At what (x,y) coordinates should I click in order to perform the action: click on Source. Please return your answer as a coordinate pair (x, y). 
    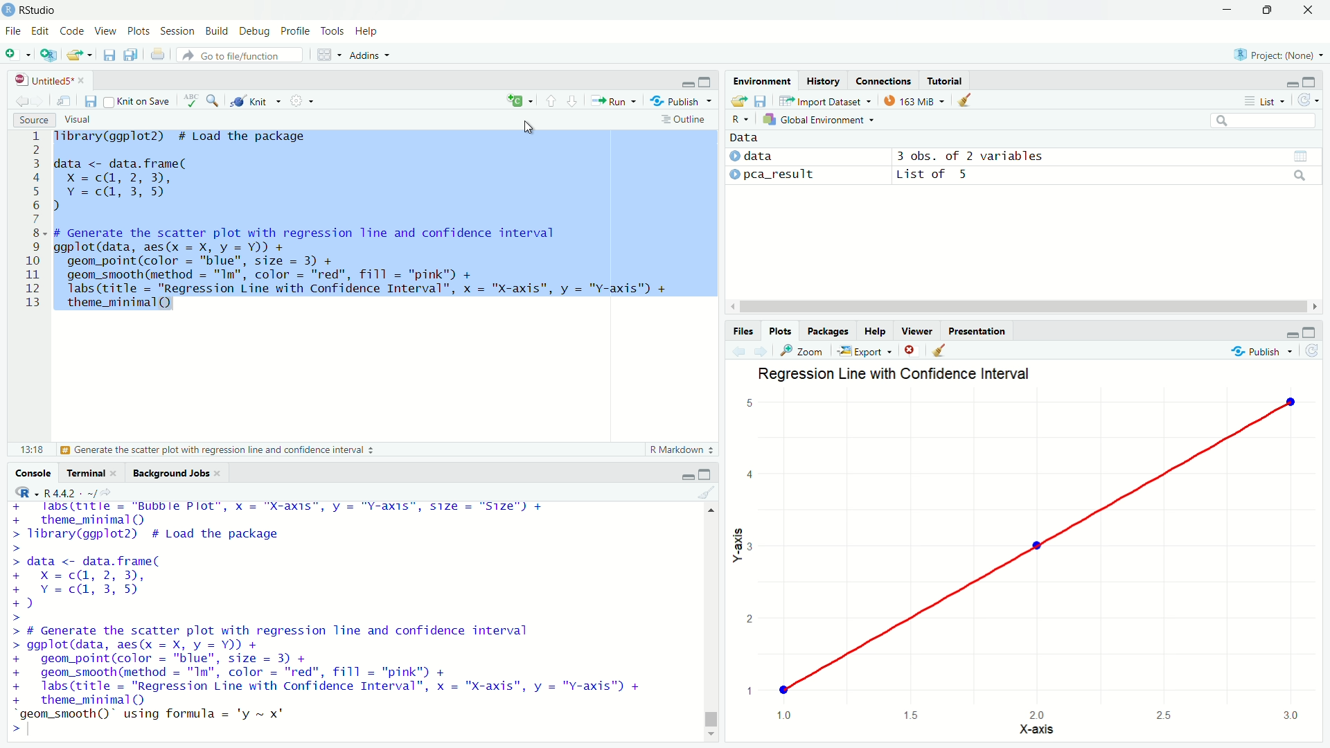
    Looking at the image, I should click on (33, 120).